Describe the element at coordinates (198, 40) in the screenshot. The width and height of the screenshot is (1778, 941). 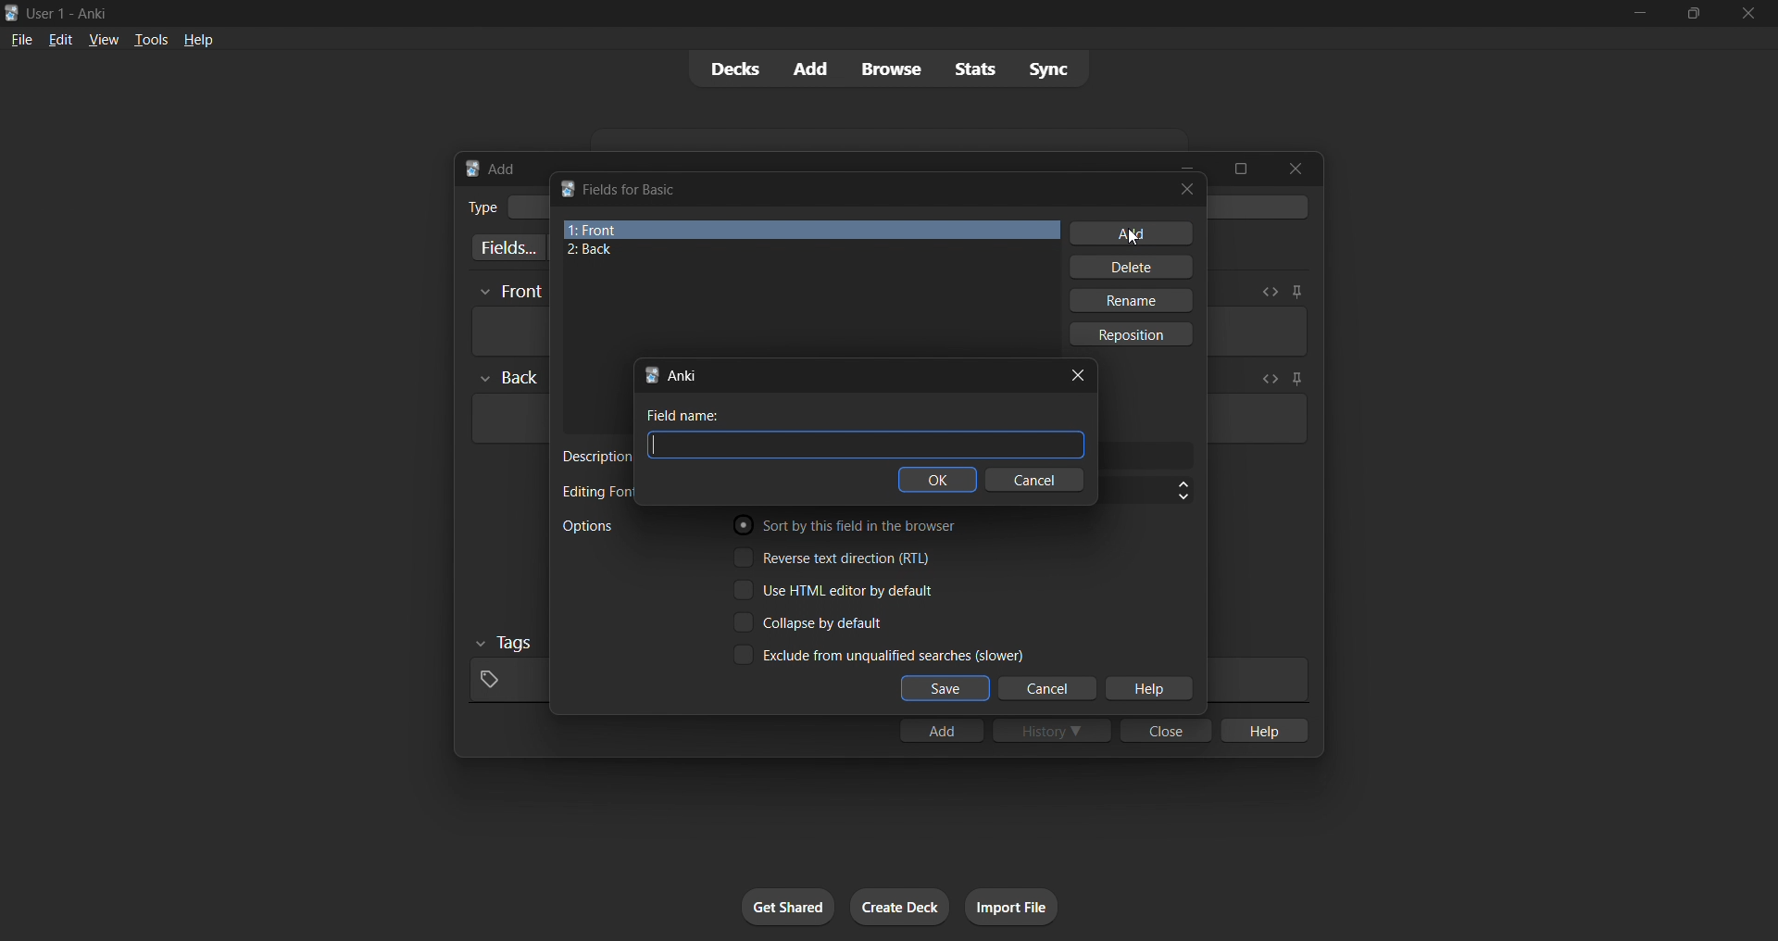
I see `help` at that location.